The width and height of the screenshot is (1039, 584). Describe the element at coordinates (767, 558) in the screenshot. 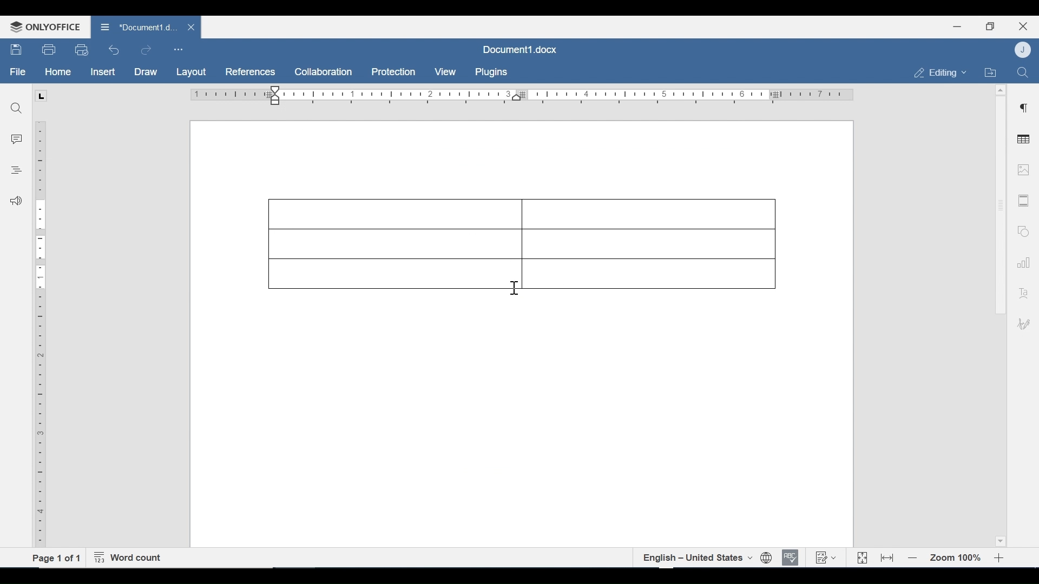

I see `Set document language` at that location.